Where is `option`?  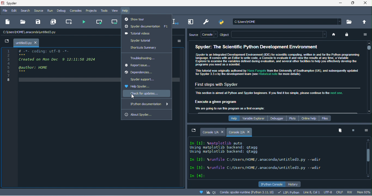 option is located at coordinates (178, 41).